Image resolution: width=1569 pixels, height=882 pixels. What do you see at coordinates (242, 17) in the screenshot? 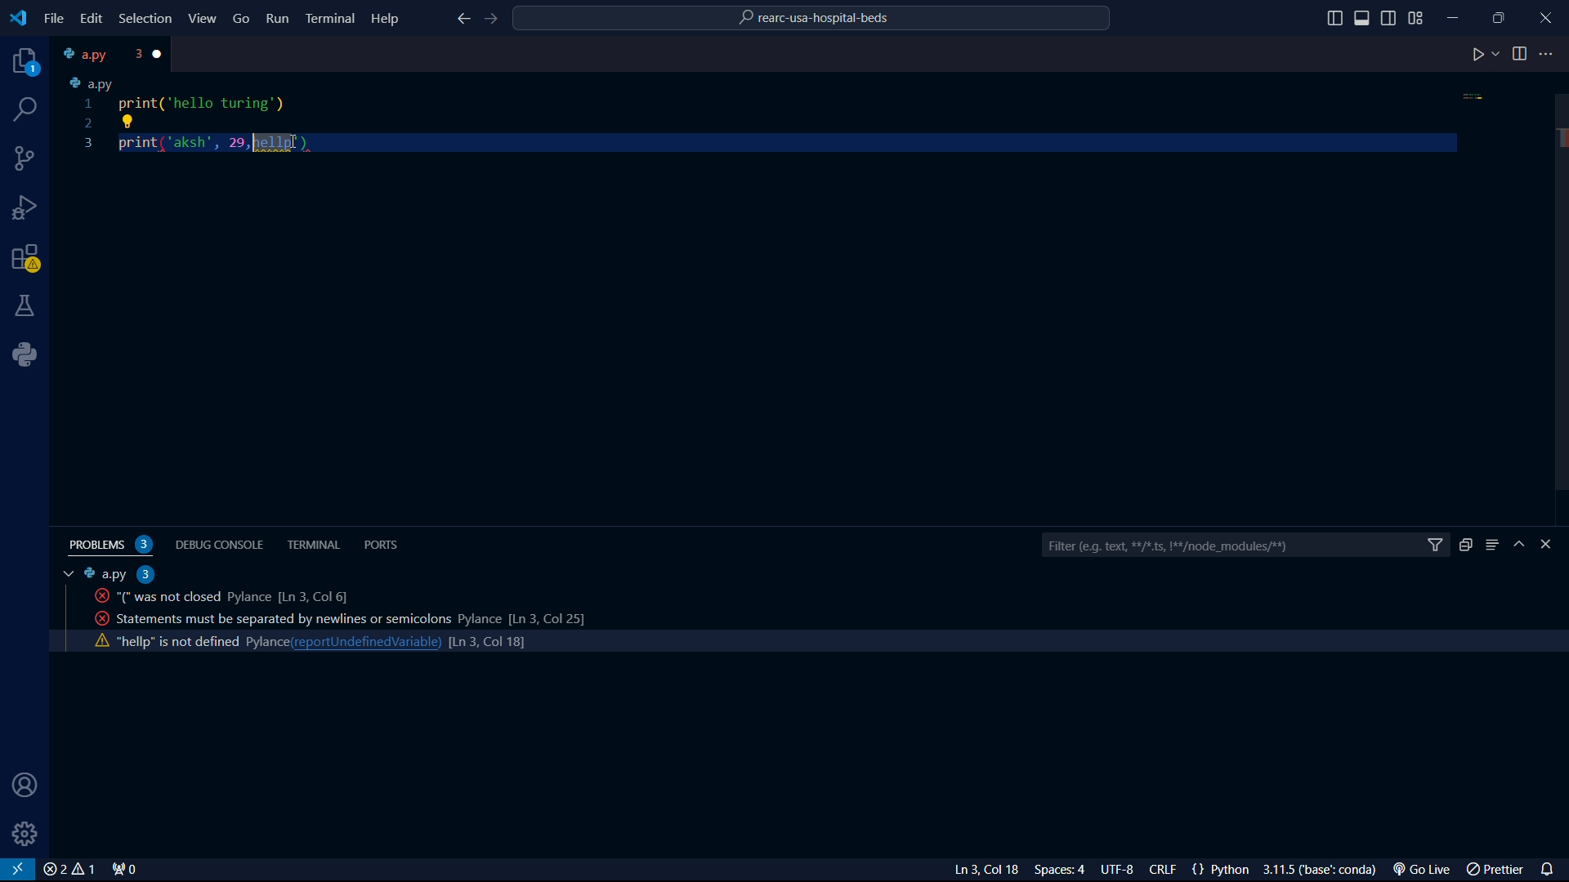
I see `Go` at bounding box center [242, 17].